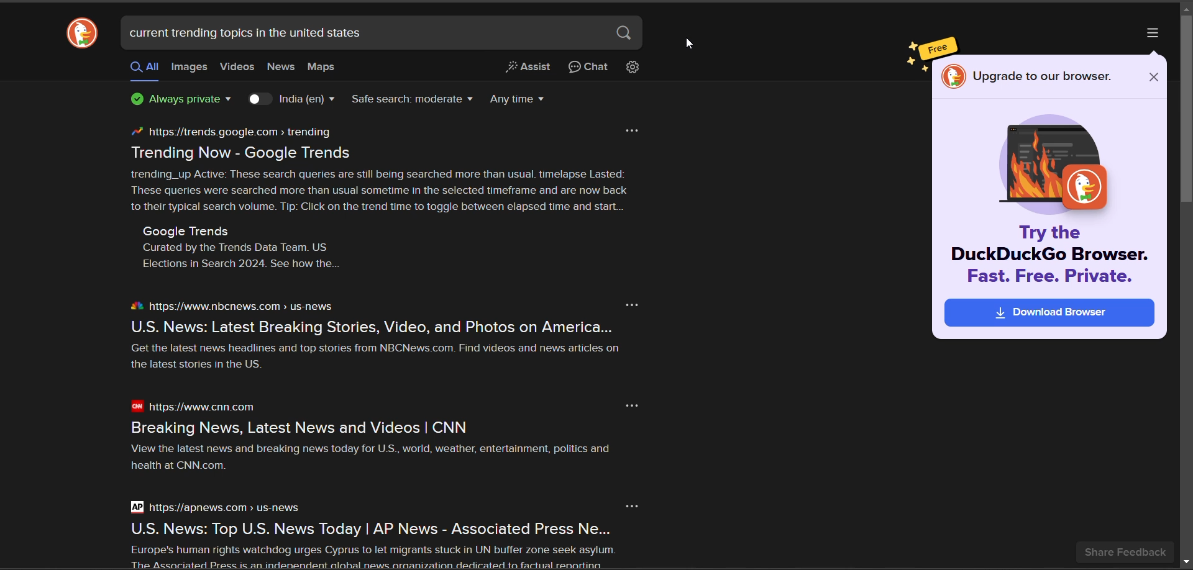  Describe the element at coordinates (588, 67) in the screenshot. I see `chat privately with AI` at that location.